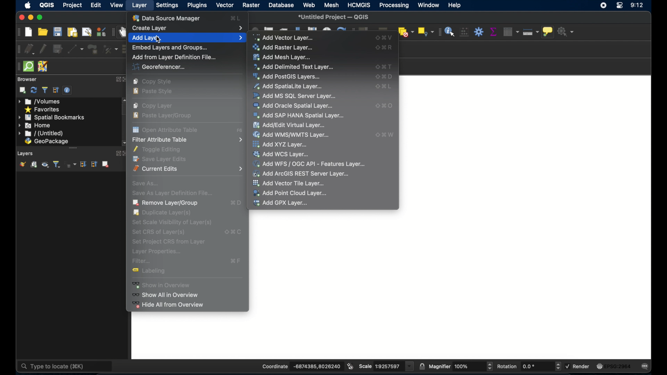  Describe the element at coordinates (189, 203) in the screenshot. I see `Remove Layer/Group` at that location.